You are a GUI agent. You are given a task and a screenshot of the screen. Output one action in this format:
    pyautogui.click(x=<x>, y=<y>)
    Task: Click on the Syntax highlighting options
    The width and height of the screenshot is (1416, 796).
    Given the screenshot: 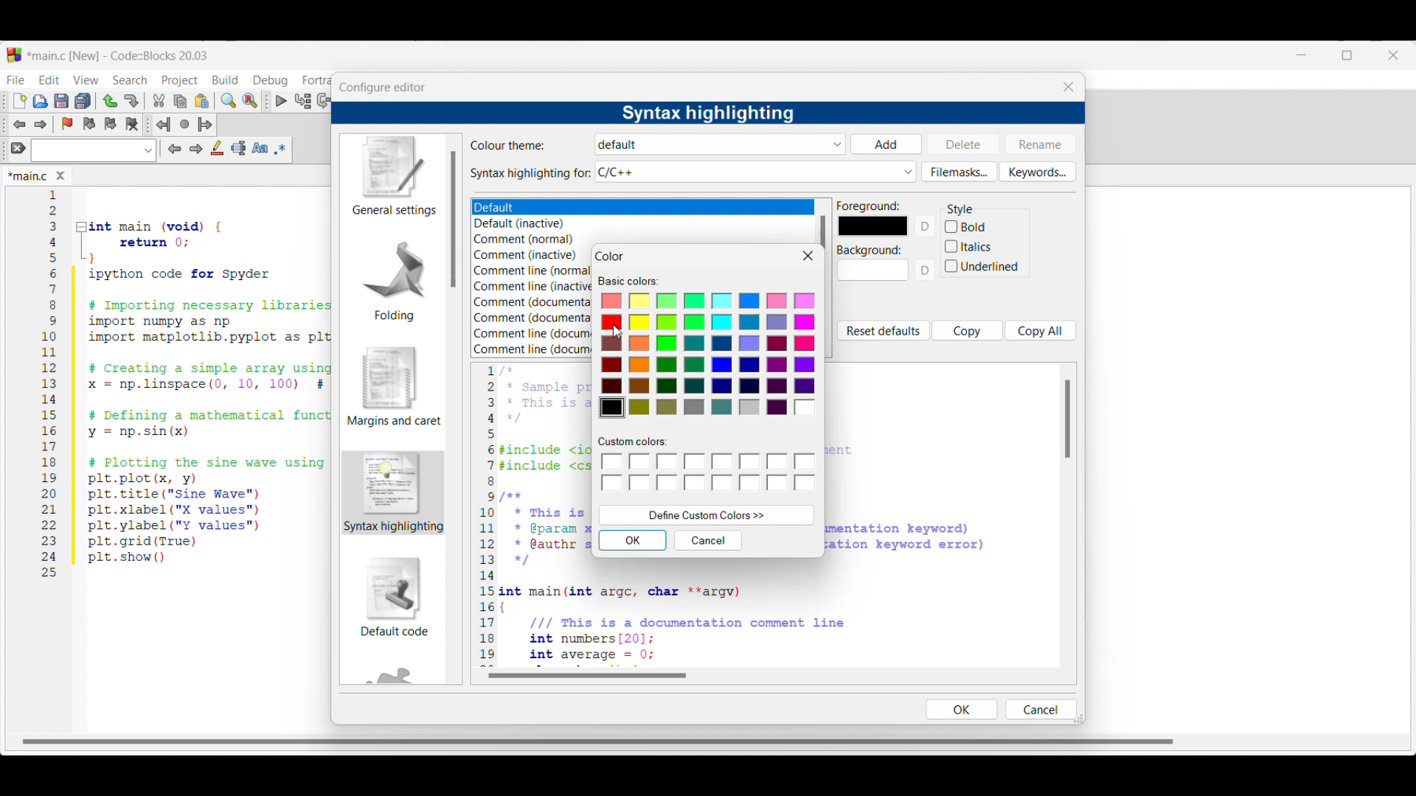 What is the action you would take?
    pyautogui.click(x=756, y=172)
    